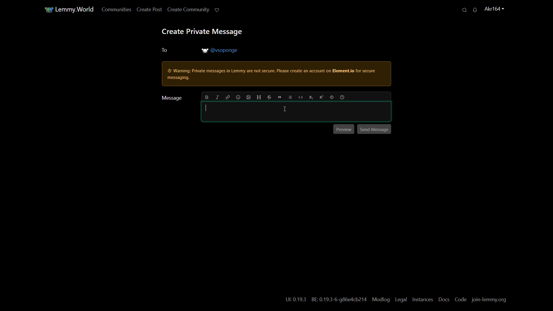 Image resolution: width=553 pixels, height=311 pixels. I want to click on communities, so click(113, 10).